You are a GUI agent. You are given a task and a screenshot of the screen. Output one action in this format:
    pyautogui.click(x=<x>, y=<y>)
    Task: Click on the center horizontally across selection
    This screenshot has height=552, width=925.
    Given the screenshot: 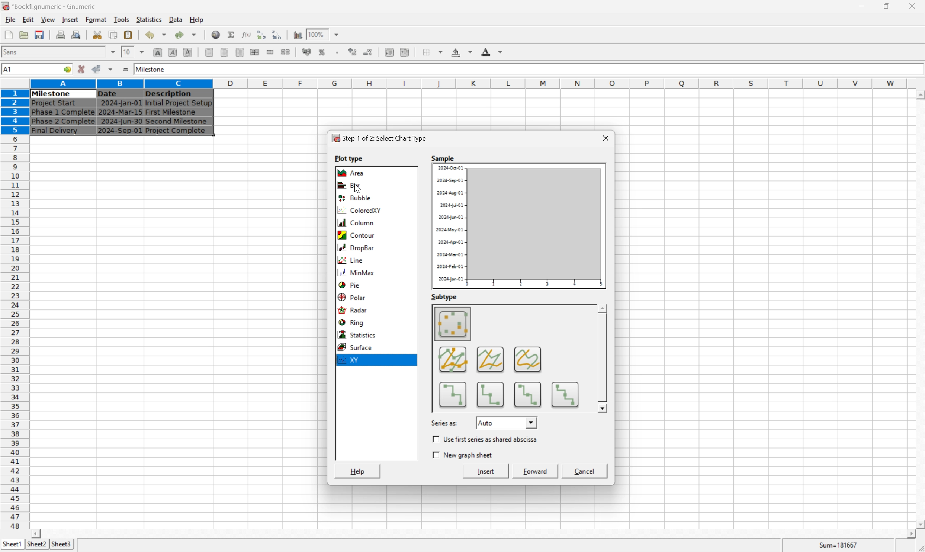 What is the action you would take?
    pyautogui.click(x=255, y=52)
    